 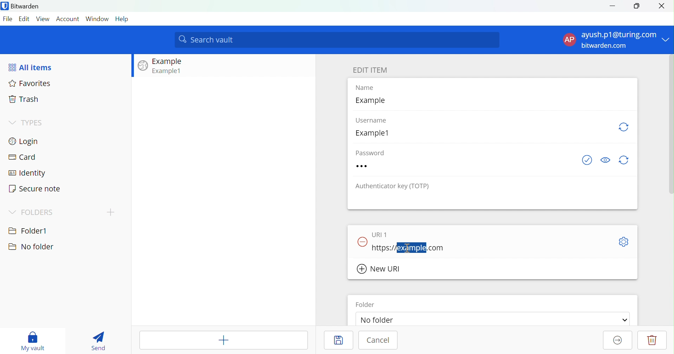 I want to click on Drop Down, so click(x=11, y=122).